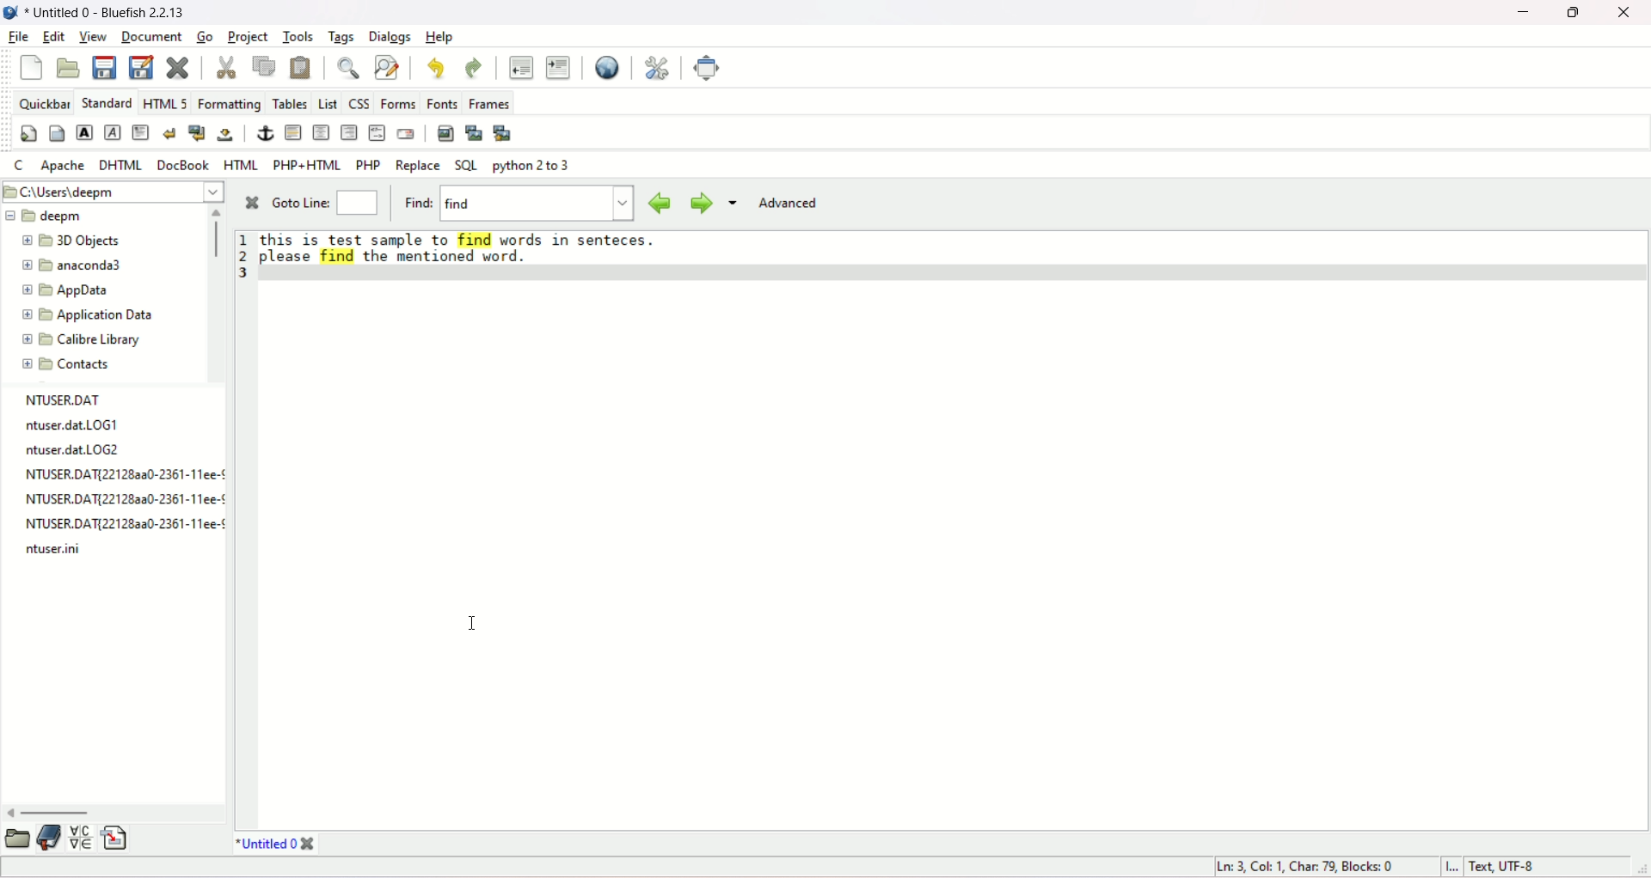 Image resolution: width=1651 pixels, height=878 pixels. What do you see at coordinates (63, 166) in the screenshot?
I see `Apache` at bounding box center [63, 166].